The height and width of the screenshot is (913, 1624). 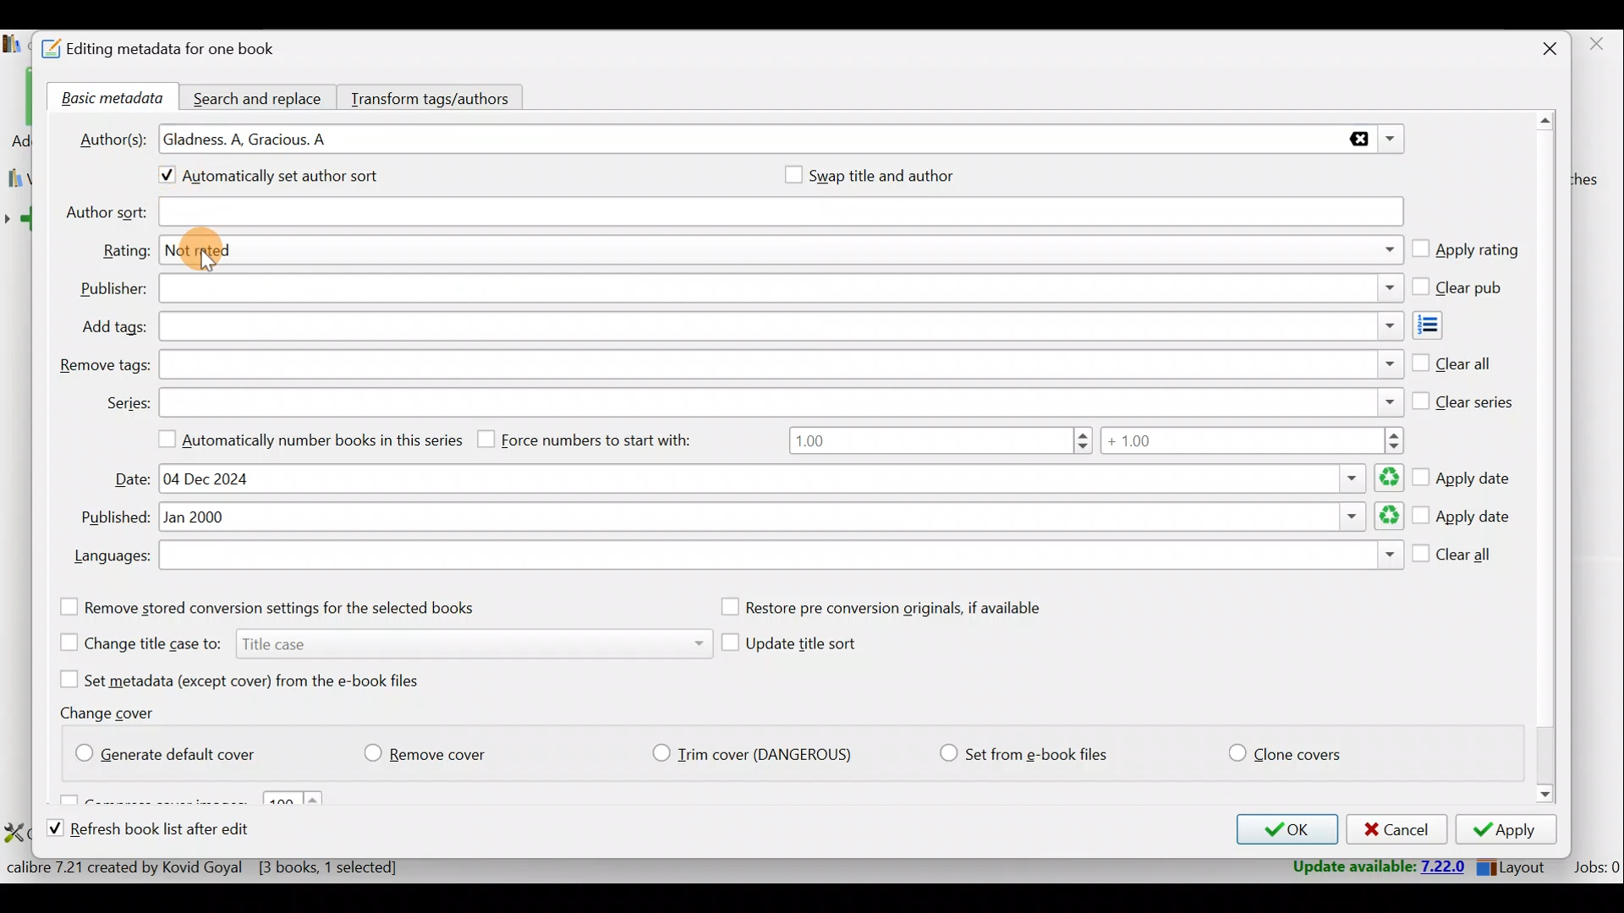 I want to click on Add tags, so click(x=1443, y=325).